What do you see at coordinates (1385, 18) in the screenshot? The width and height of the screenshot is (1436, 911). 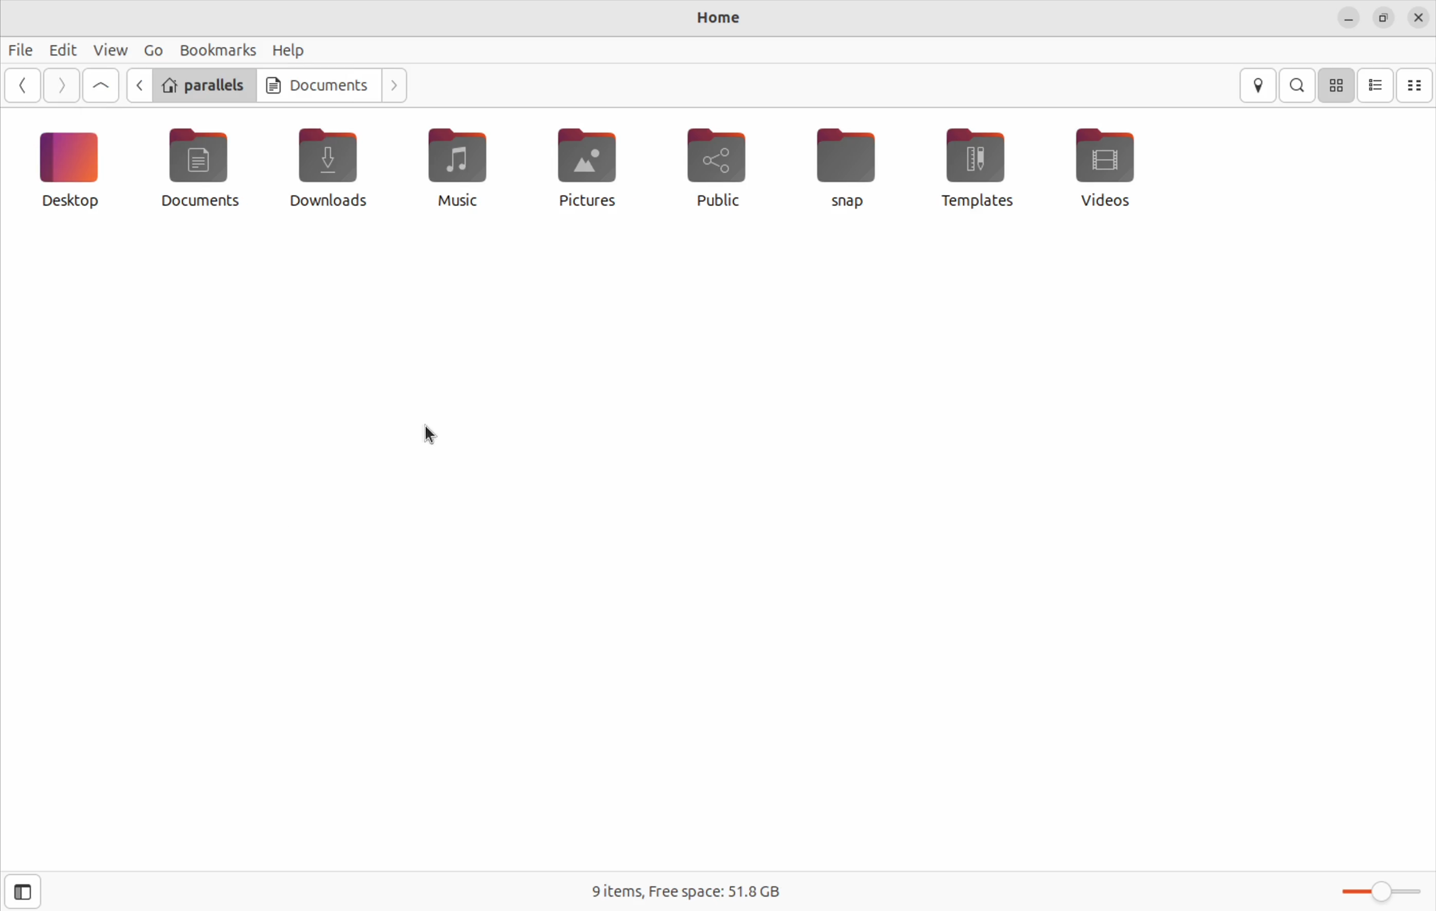 I see `resize` at bounding box center [1385, 18].